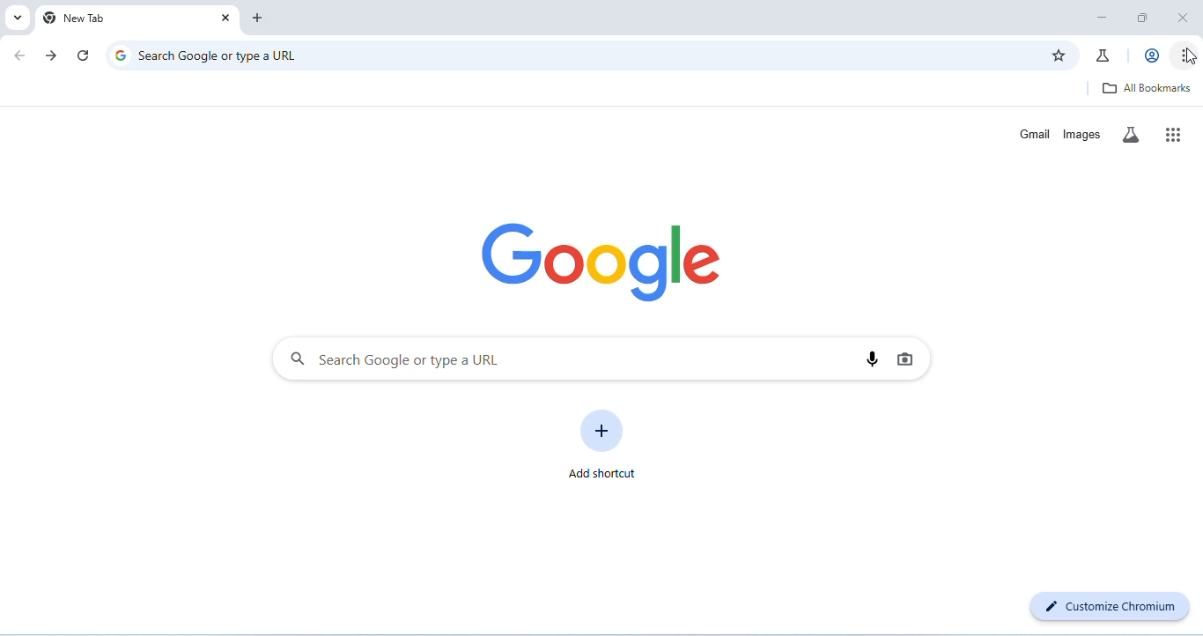 The height and width of the screenshot is (636, 1203). I want to click on cursor, so click(1192, 56).